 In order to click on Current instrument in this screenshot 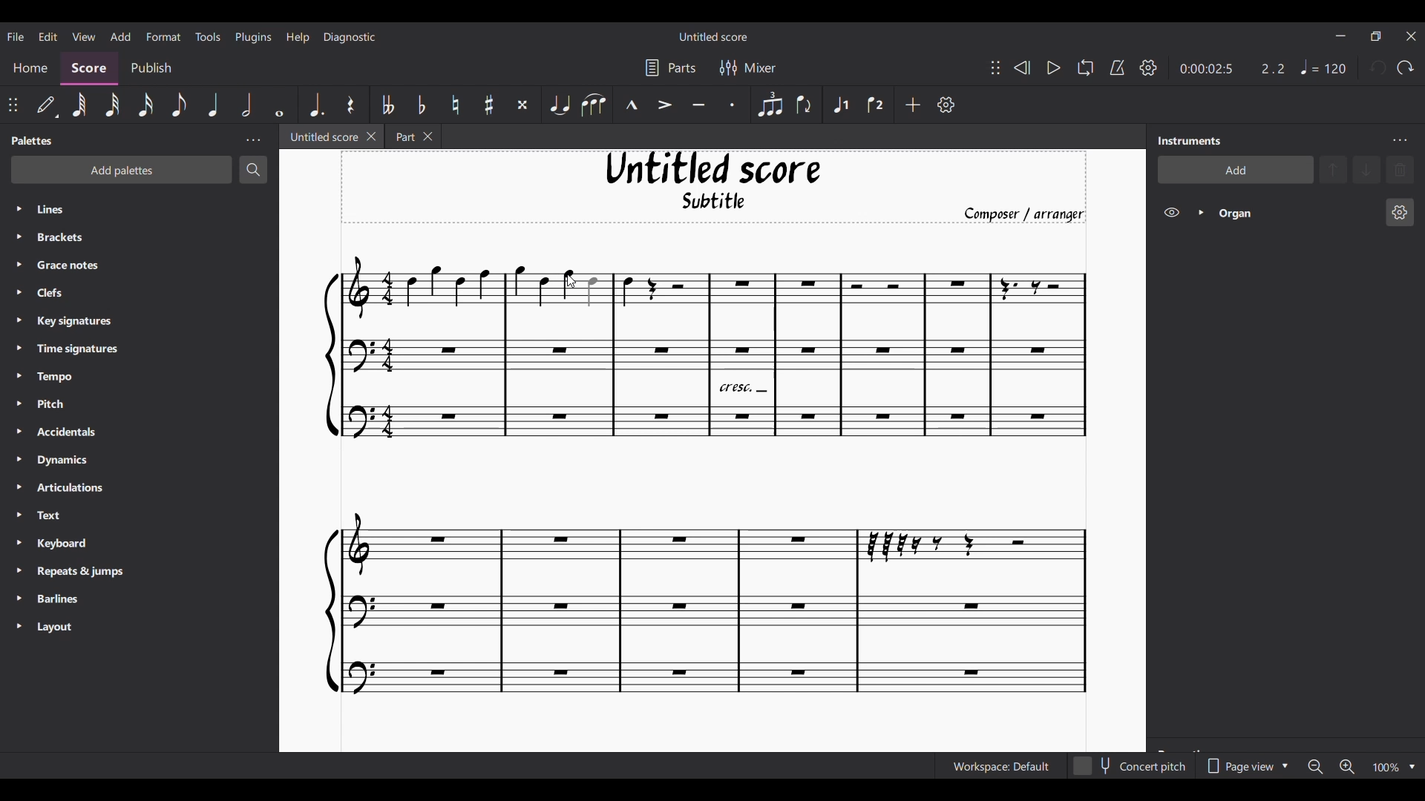, I will do `click(1297, 213)`.